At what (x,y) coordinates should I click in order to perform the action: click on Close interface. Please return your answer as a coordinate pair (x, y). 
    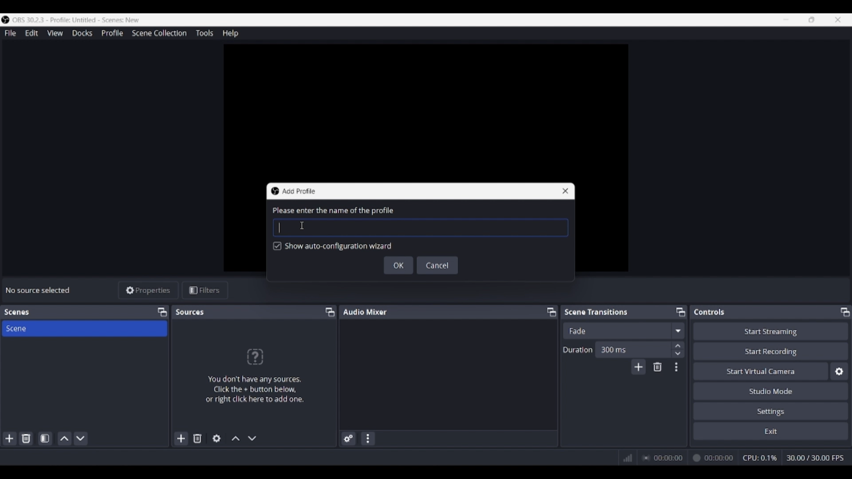
    Looking at the image, I should click on (838, 20).